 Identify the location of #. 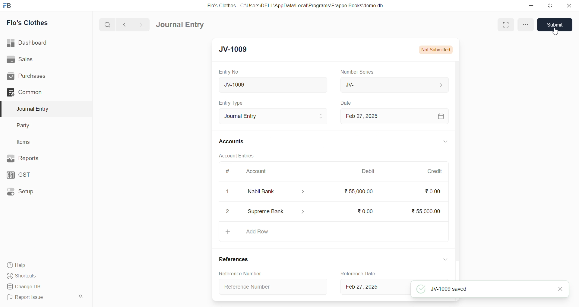
(227, 171).